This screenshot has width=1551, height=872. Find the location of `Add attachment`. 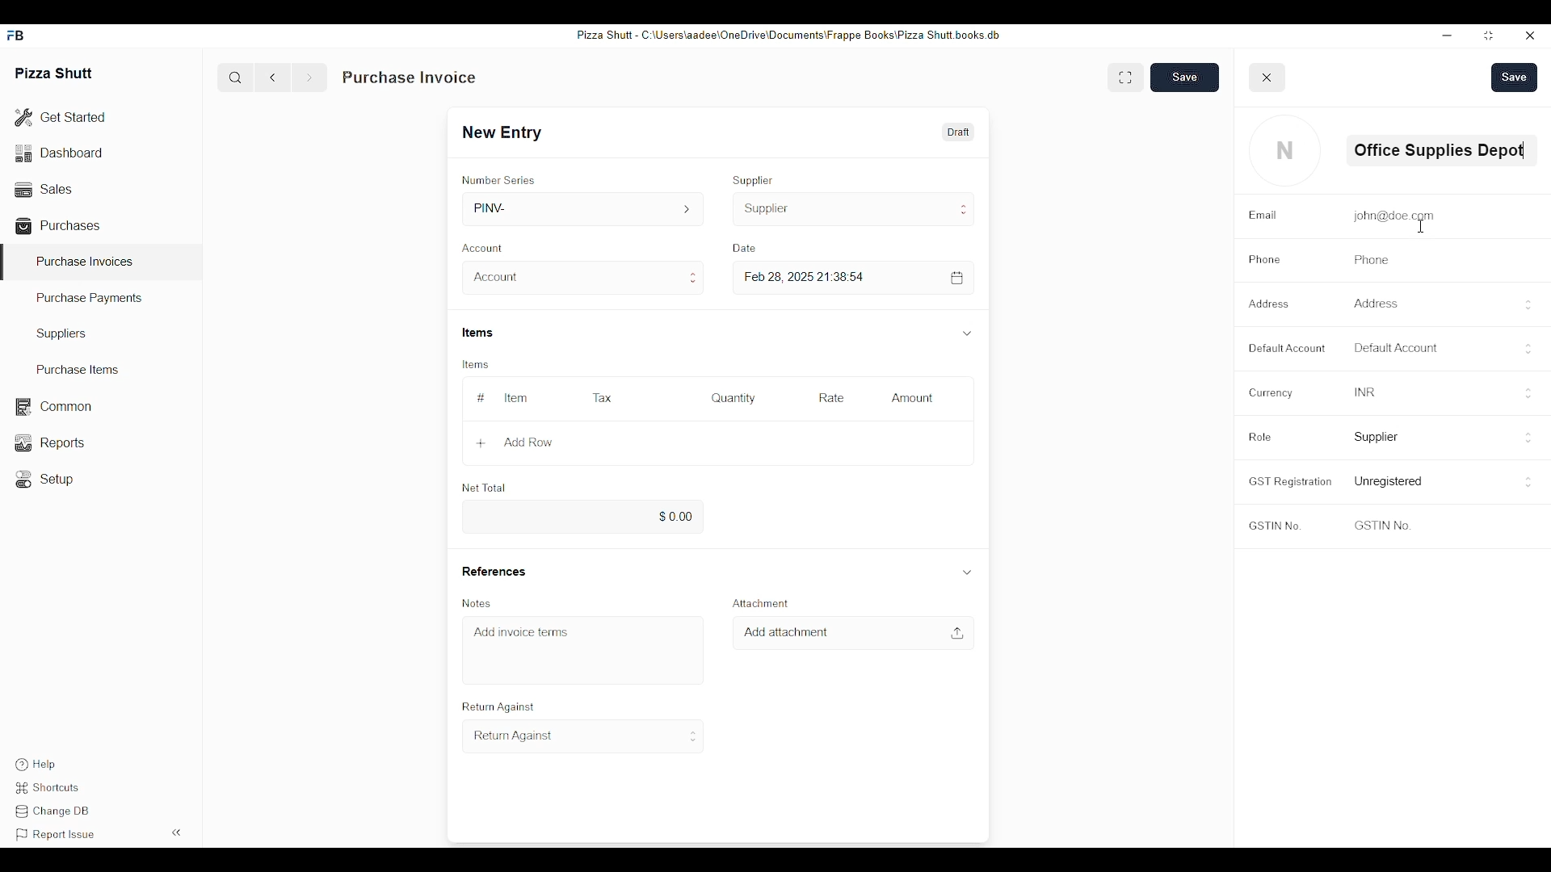

Add attachment is located at coordinates (786, 632).